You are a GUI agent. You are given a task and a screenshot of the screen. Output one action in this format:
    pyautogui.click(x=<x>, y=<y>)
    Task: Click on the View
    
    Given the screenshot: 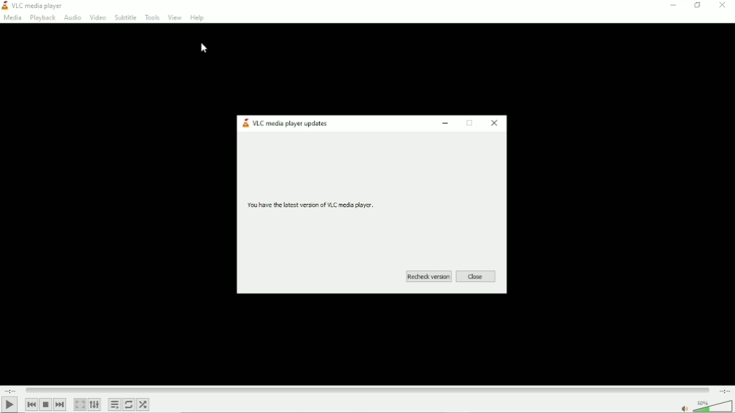 What is the action you would take?
    pyautogui.click(x=175, y=17)
    